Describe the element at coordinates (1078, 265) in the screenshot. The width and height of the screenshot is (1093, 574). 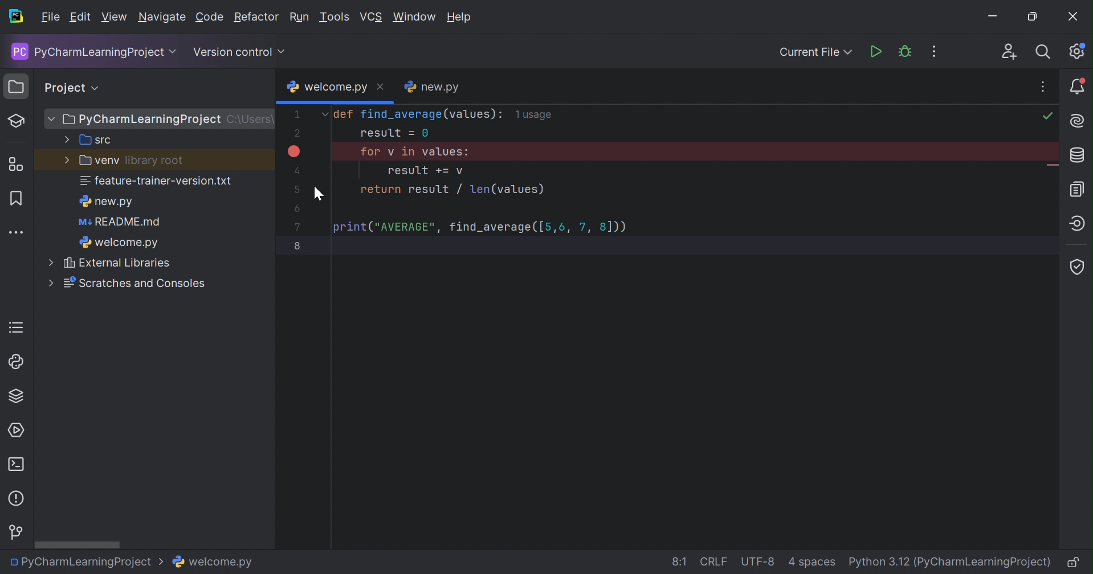
I see `Coverage` at that location.